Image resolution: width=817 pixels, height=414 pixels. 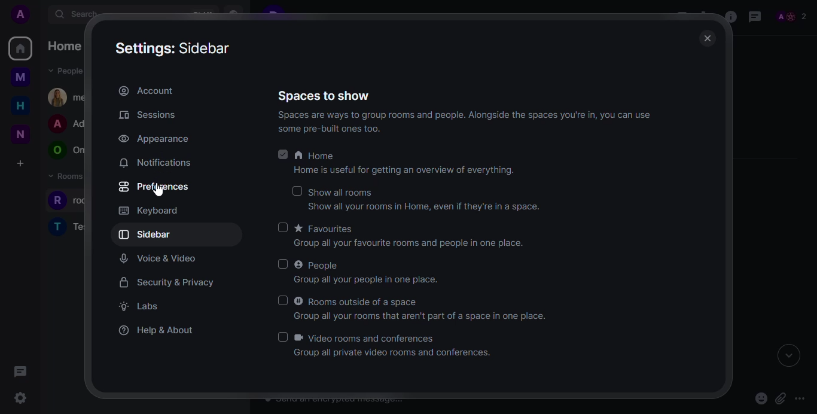 What do you see at coordinates (158, 258) in the screenshot?
I see `voice video` at bounding box center [158, 258].